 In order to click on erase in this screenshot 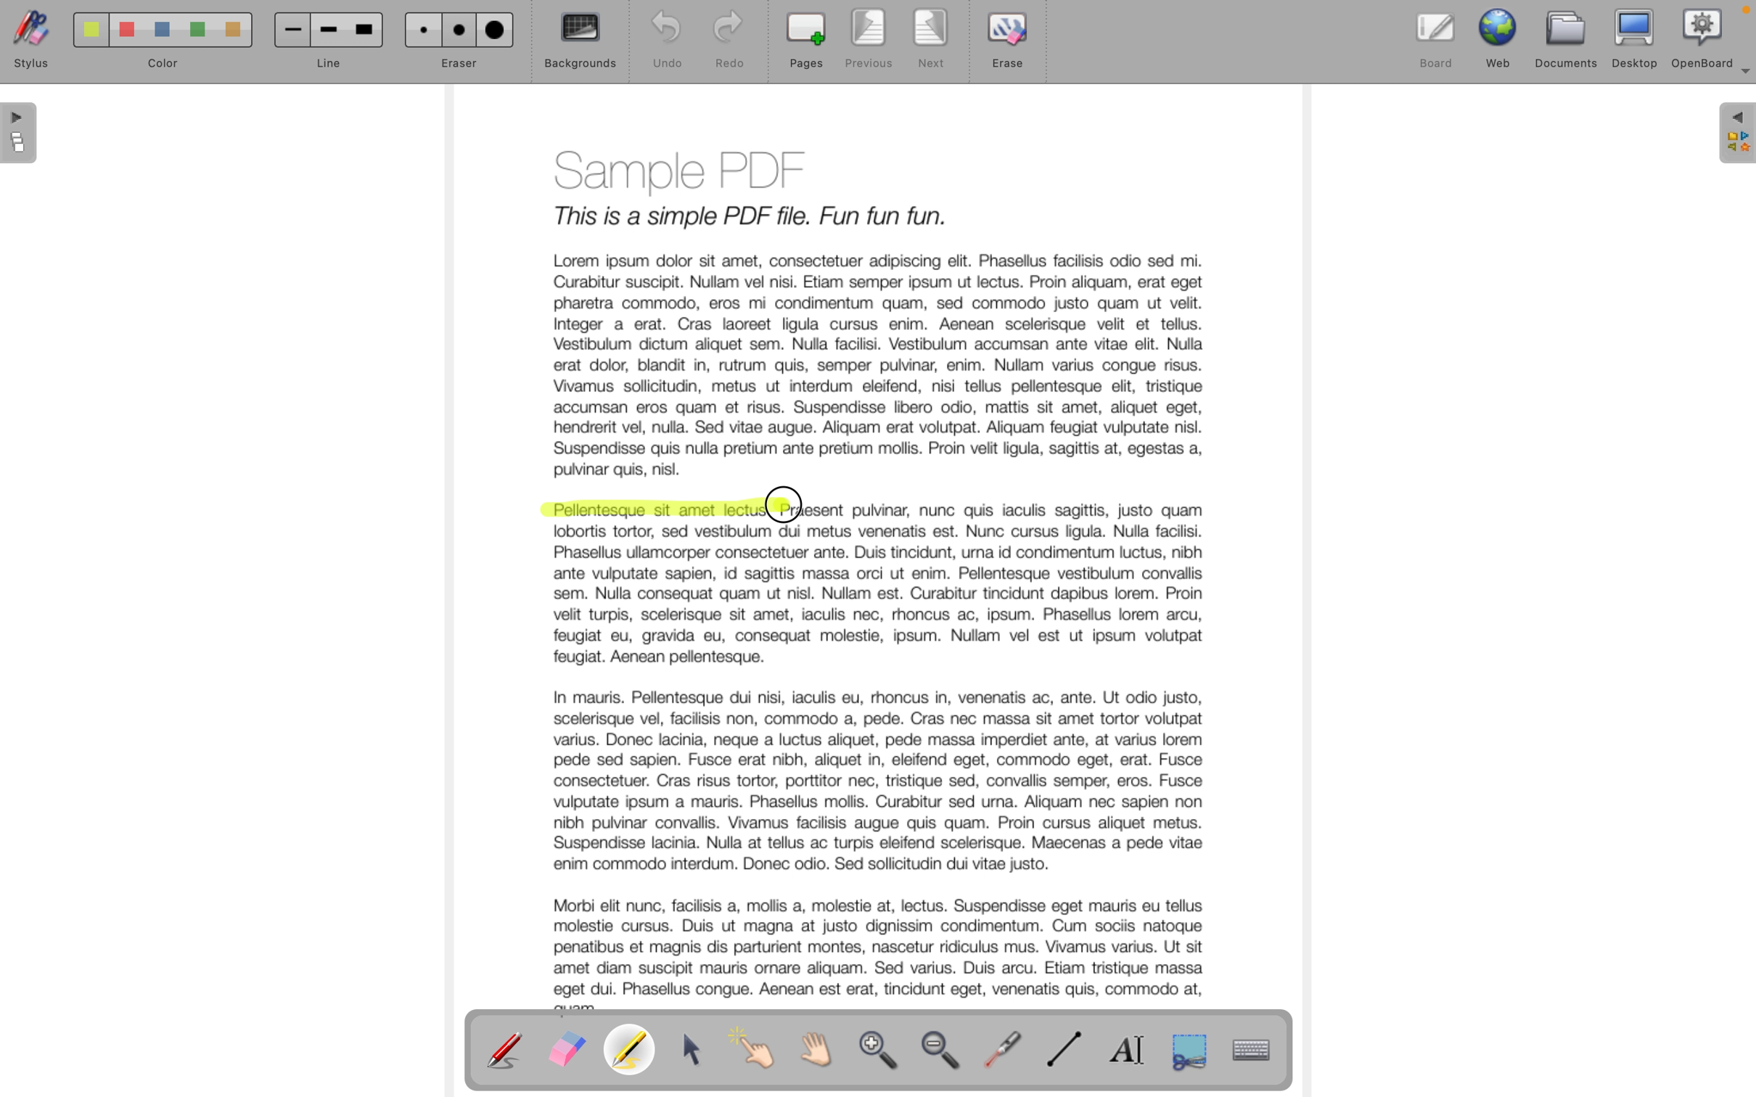, I will do `click(1011, 48)`.